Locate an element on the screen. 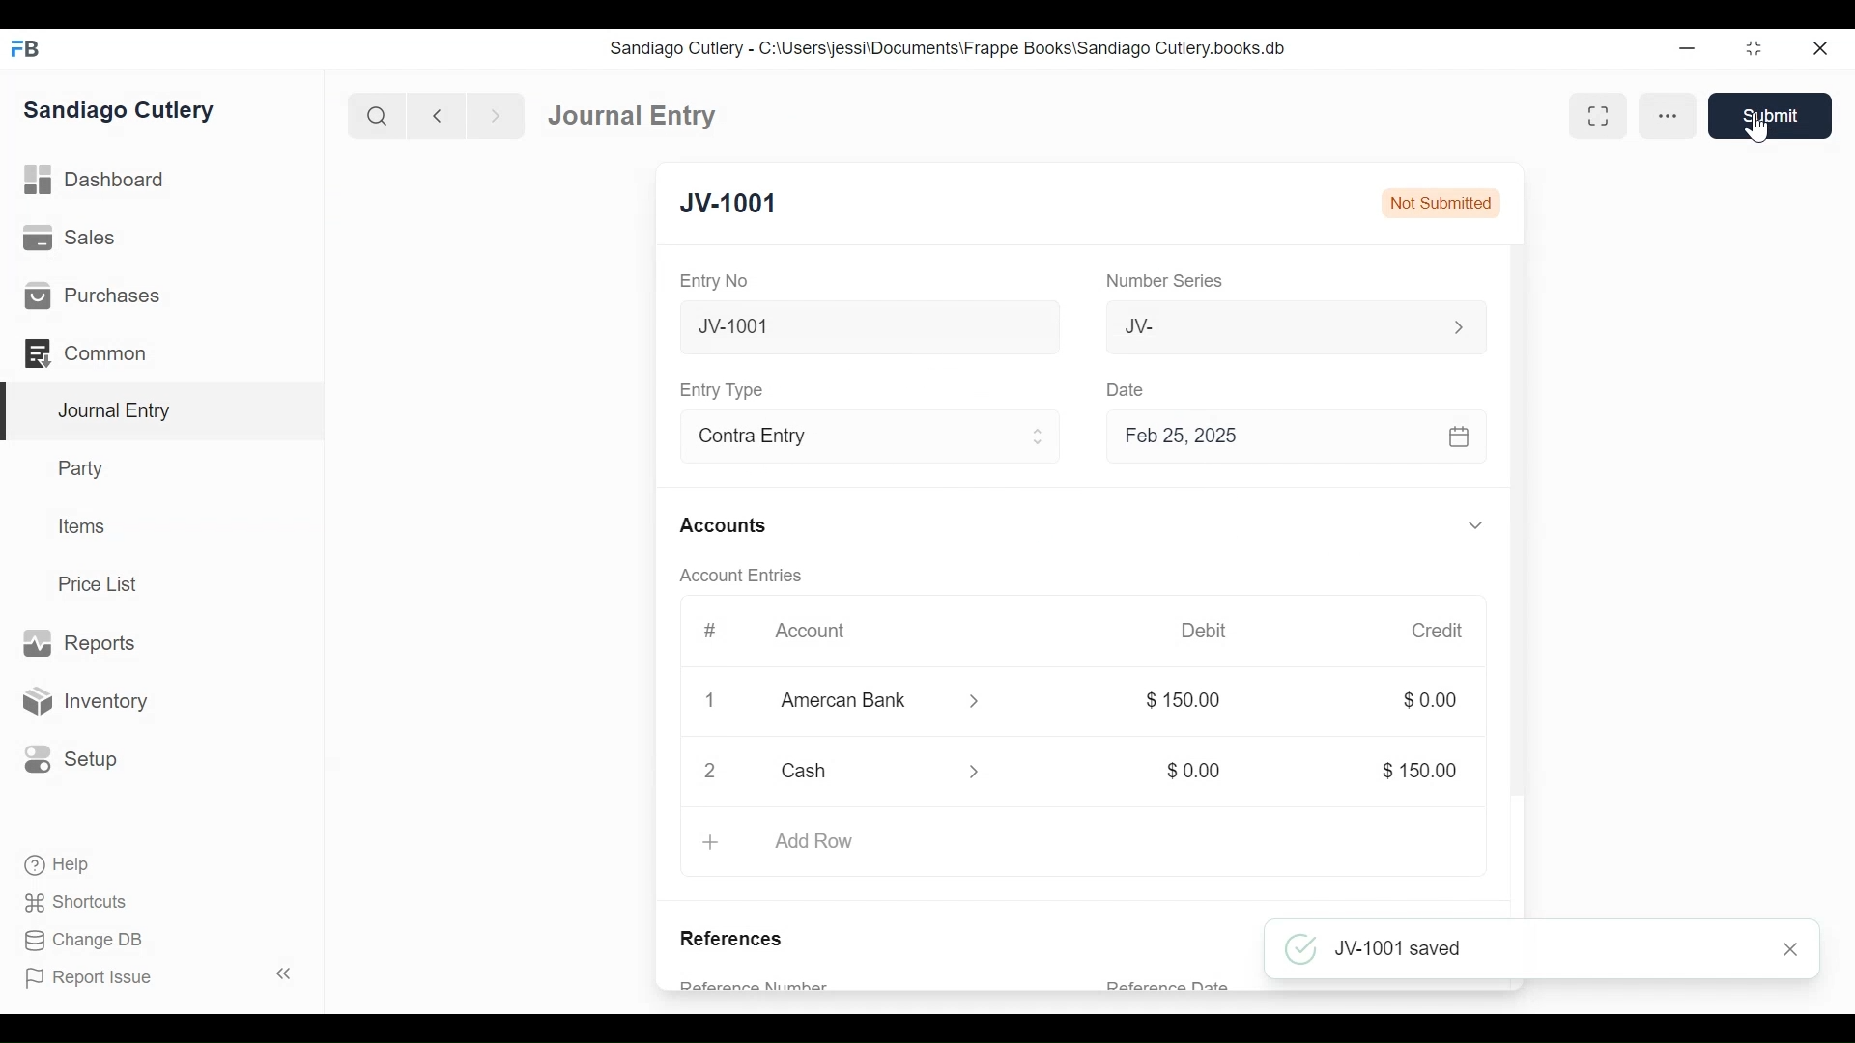  Cash is located at coordinates (860, 771).